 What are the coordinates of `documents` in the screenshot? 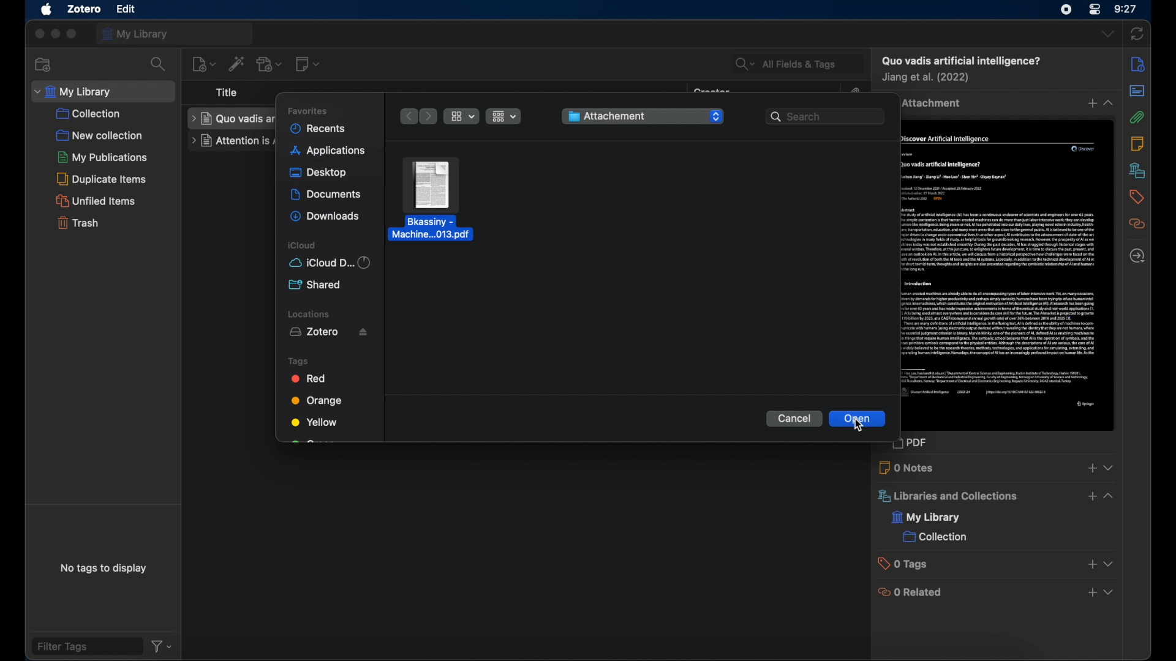 It's located at (326, 195).